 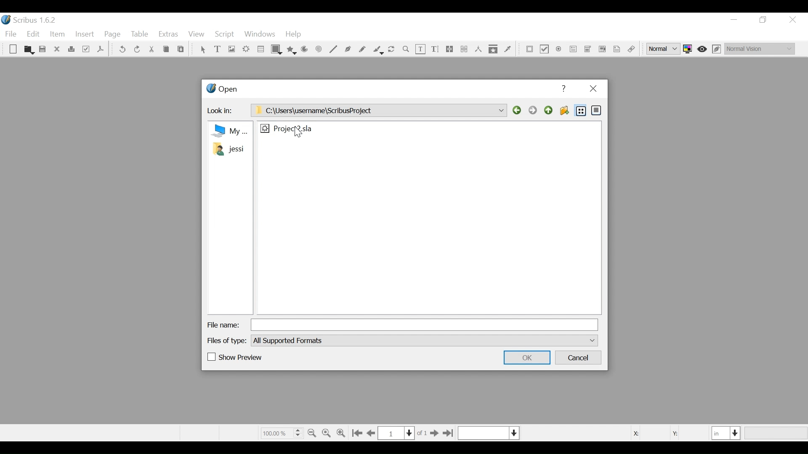 What do you see at coordinates (318, 50) in the screenshot?
I see `Spiral ` at bounding box center [318, 50].